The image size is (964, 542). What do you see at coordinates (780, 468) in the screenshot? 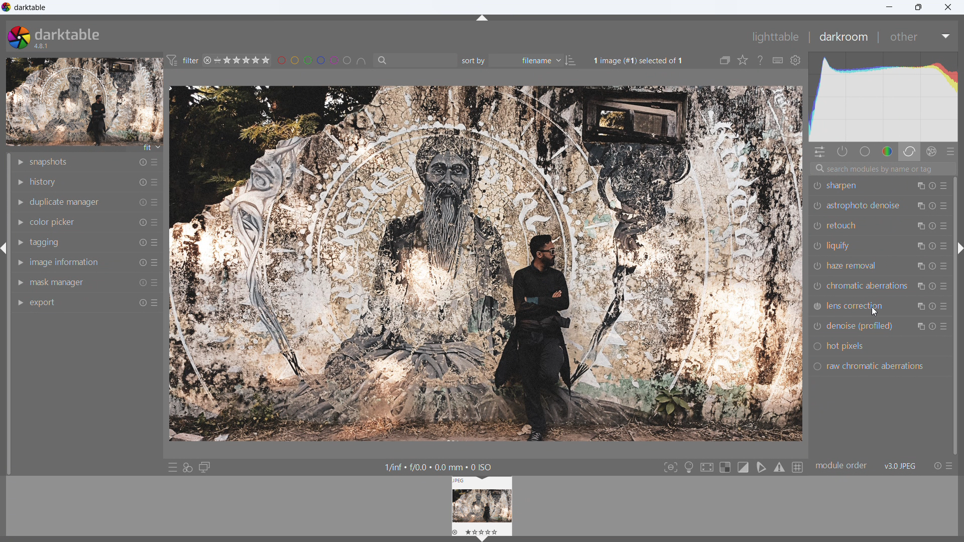
I see `toggle gamut checking` at bounding box center [780, 468].